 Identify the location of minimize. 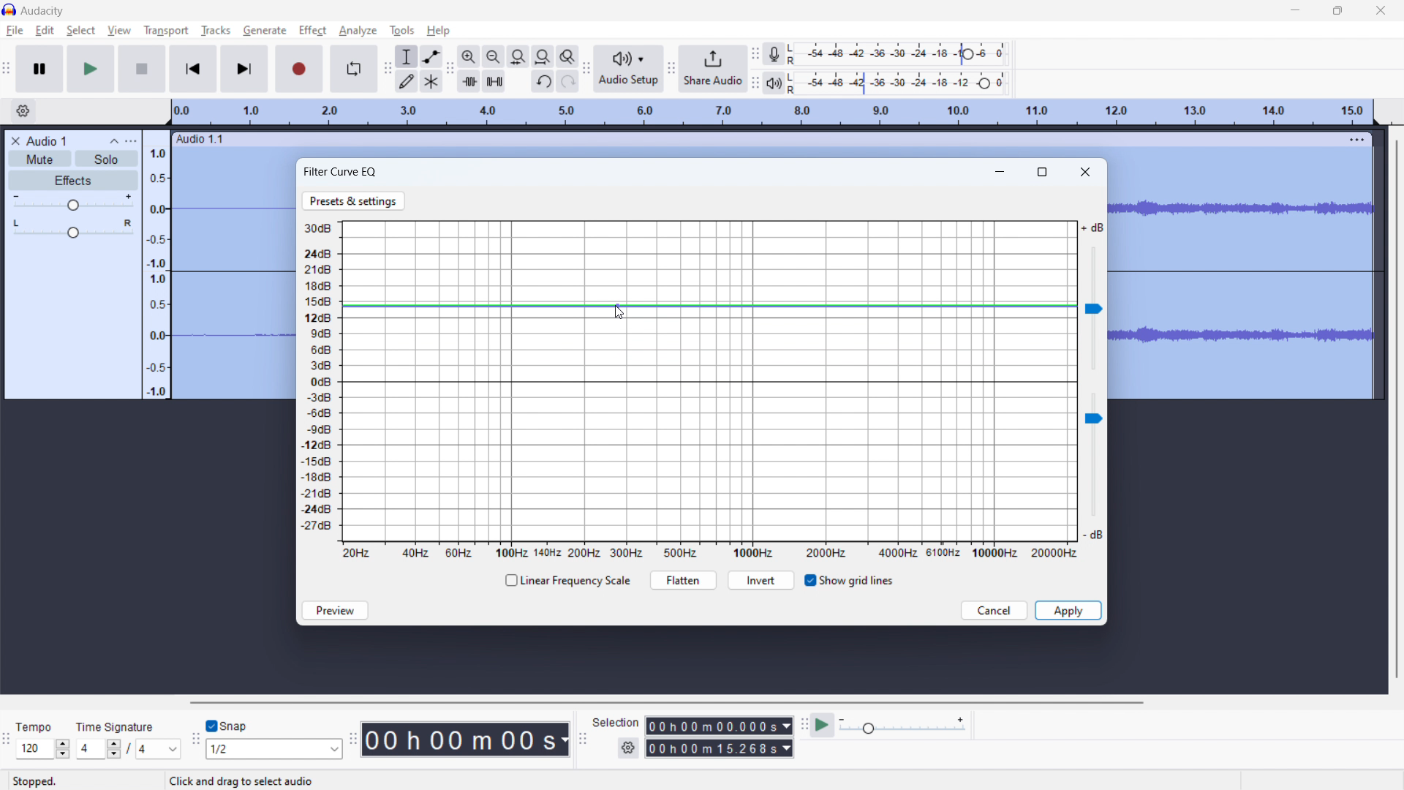
(1002, 170).